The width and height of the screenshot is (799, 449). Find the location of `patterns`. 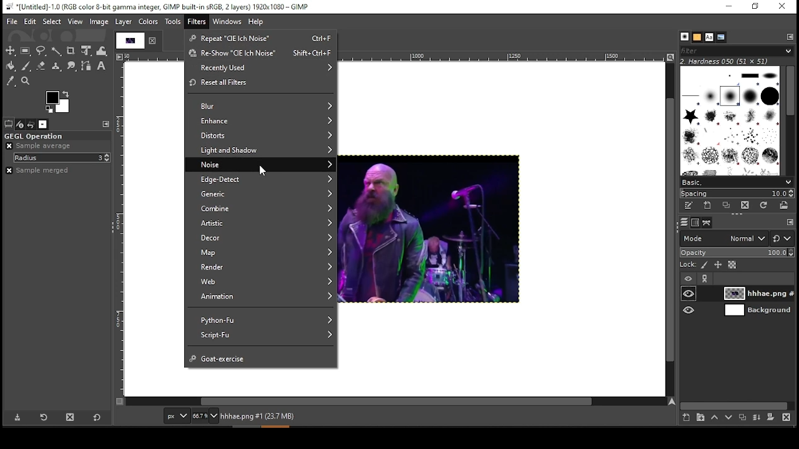

patterns is located at coordinates (697, 37).